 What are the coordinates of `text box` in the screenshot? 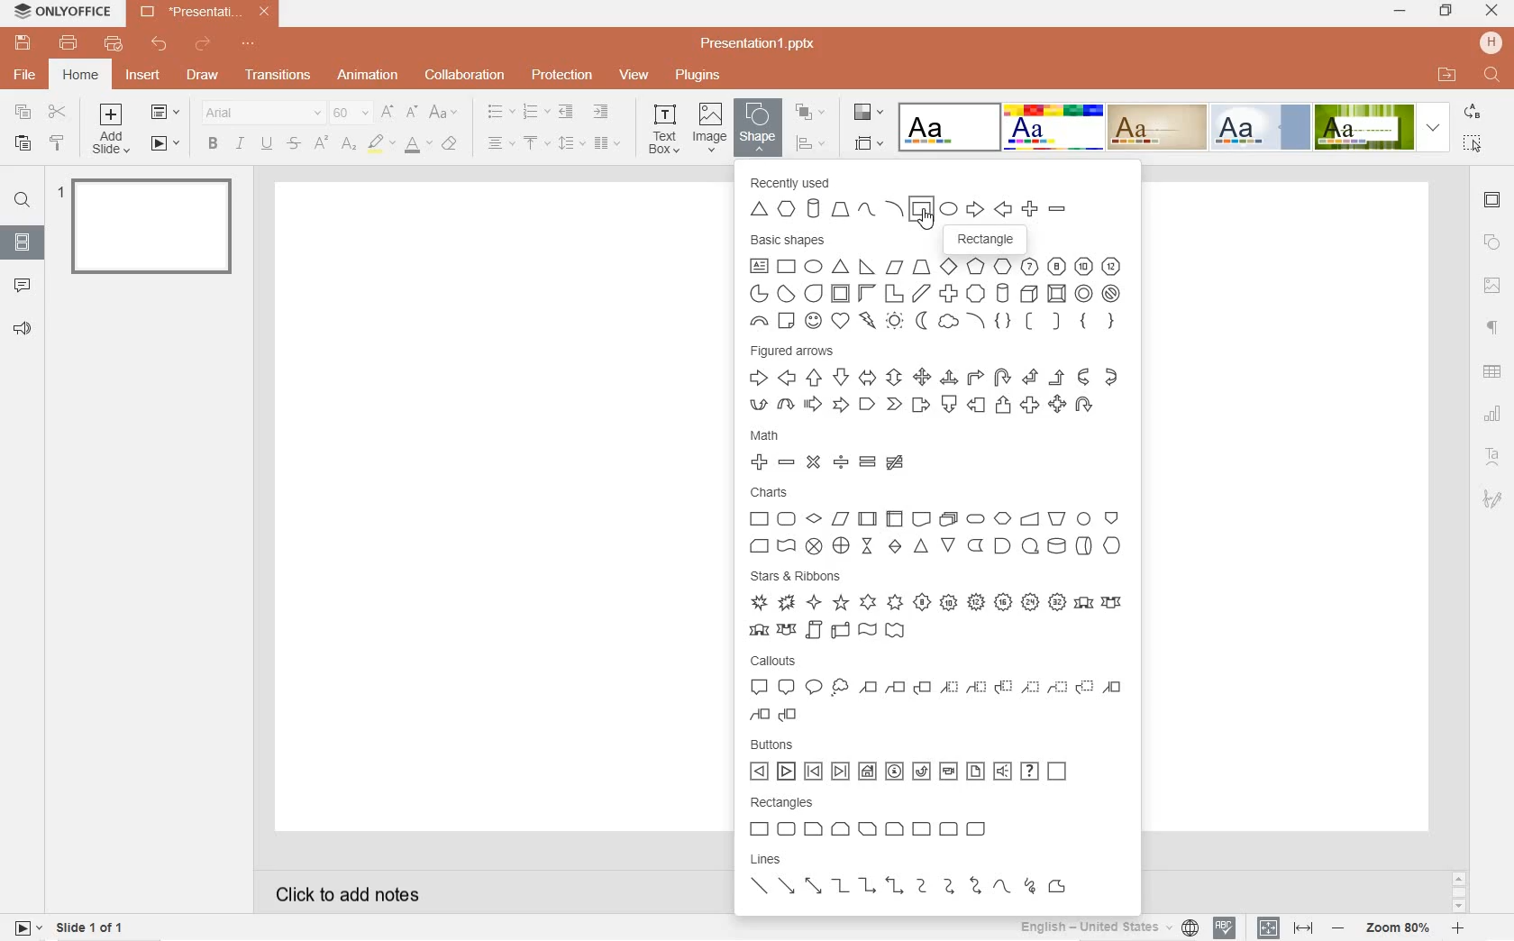 It's located at (666, 128).